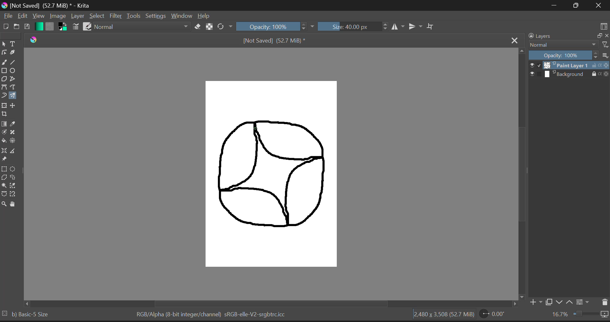 The image size is (610, 322). I want to click on Select, so click(97, 16).